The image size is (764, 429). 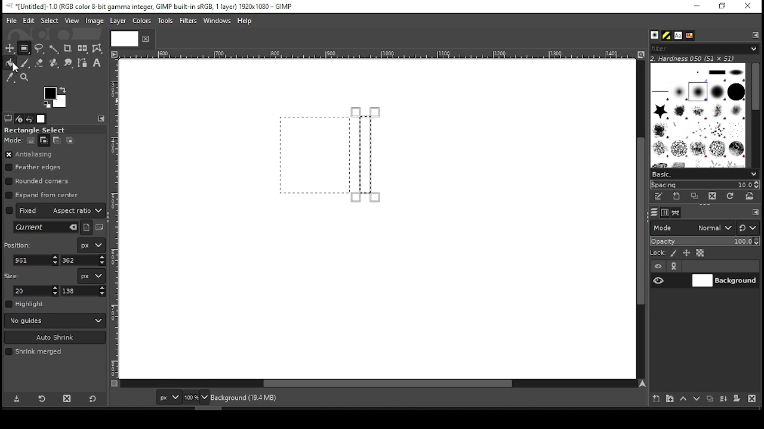 I want to click on pattern, so click(x=667, y=36).